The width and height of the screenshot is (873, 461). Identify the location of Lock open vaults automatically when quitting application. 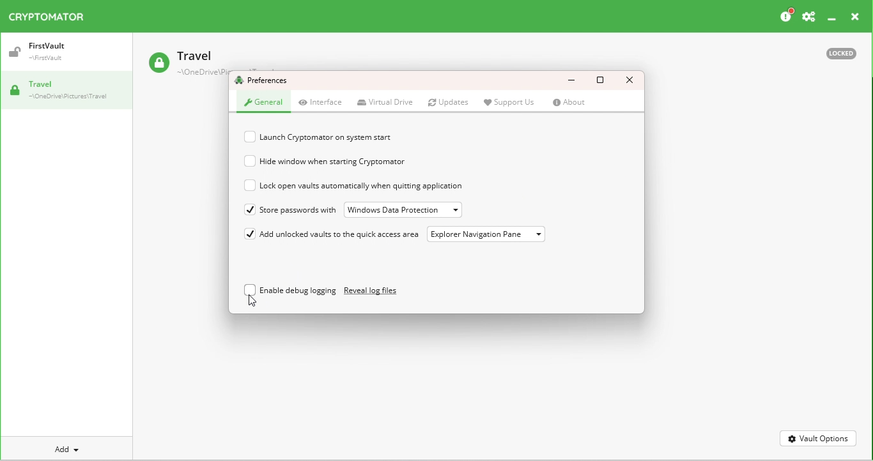
(368, 186).